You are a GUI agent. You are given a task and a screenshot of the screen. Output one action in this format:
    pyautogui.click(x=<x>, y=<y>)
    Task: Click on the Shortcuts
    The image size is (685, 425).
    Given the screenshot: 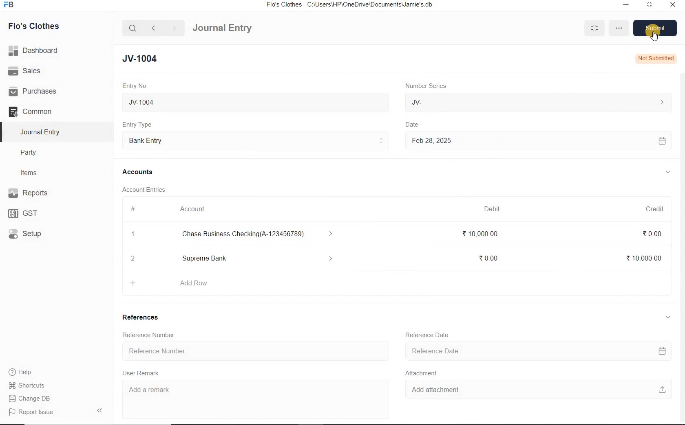 What is the action you would take?
    pyautogui.click(x=27, y=384)
    